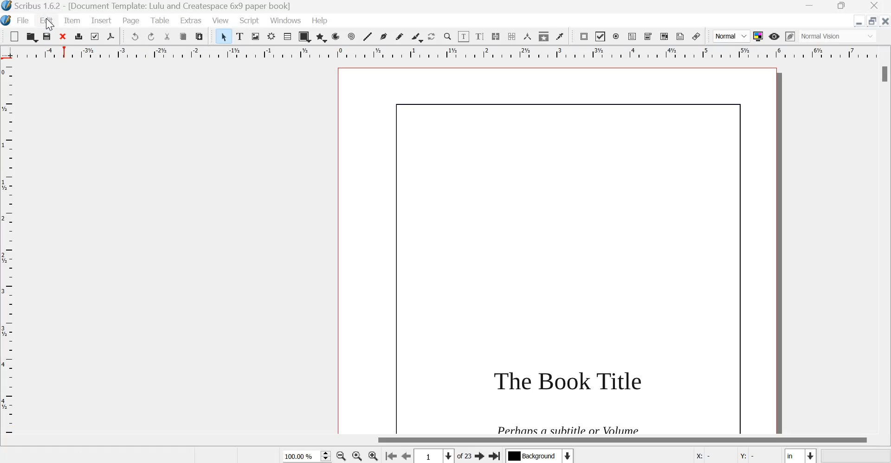  I want to click on cursor, so click(51, 25).